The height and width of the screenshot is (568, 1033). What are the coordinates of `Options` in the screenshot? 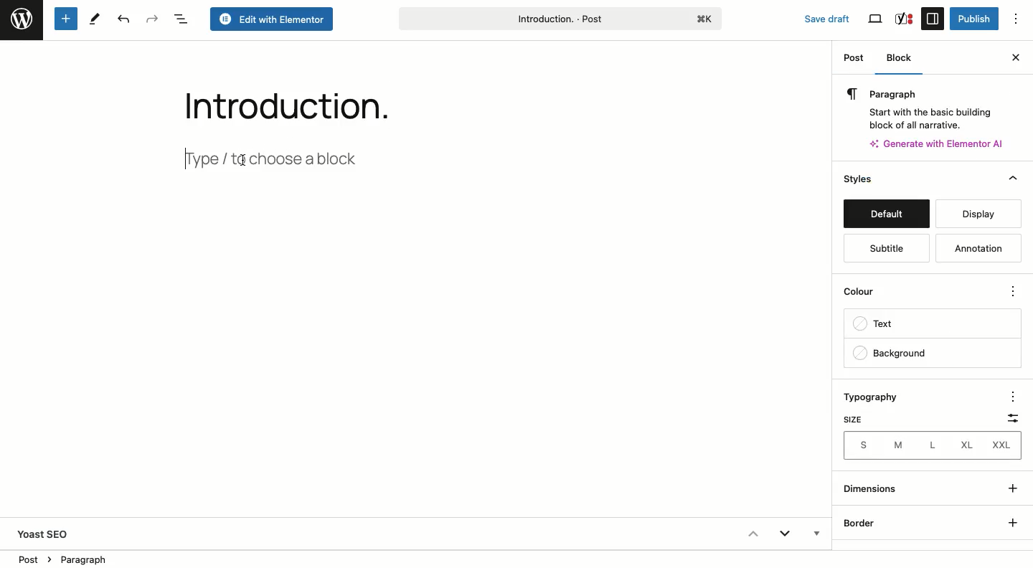 It's located at (1022, 19).